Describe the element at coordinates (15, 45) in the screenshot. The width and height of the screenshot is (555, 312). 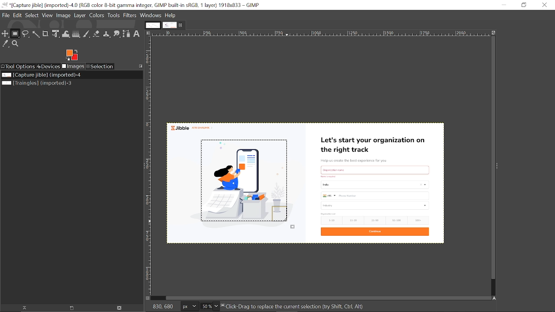
I see `Zoom` at that location.